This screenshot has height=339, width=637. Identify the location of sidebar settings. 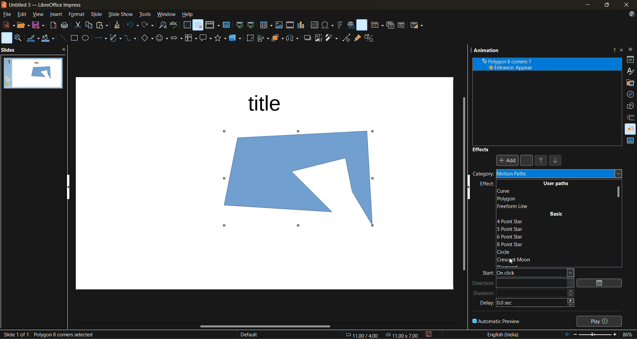
(632, 49).